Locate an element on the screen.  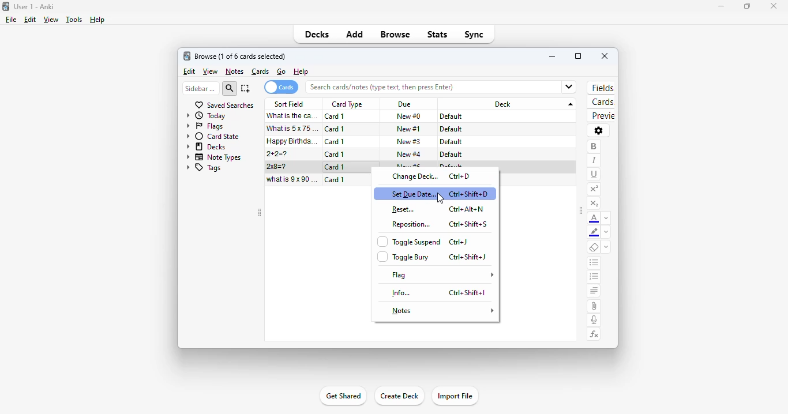
flags is located at coordinates (205, 127).